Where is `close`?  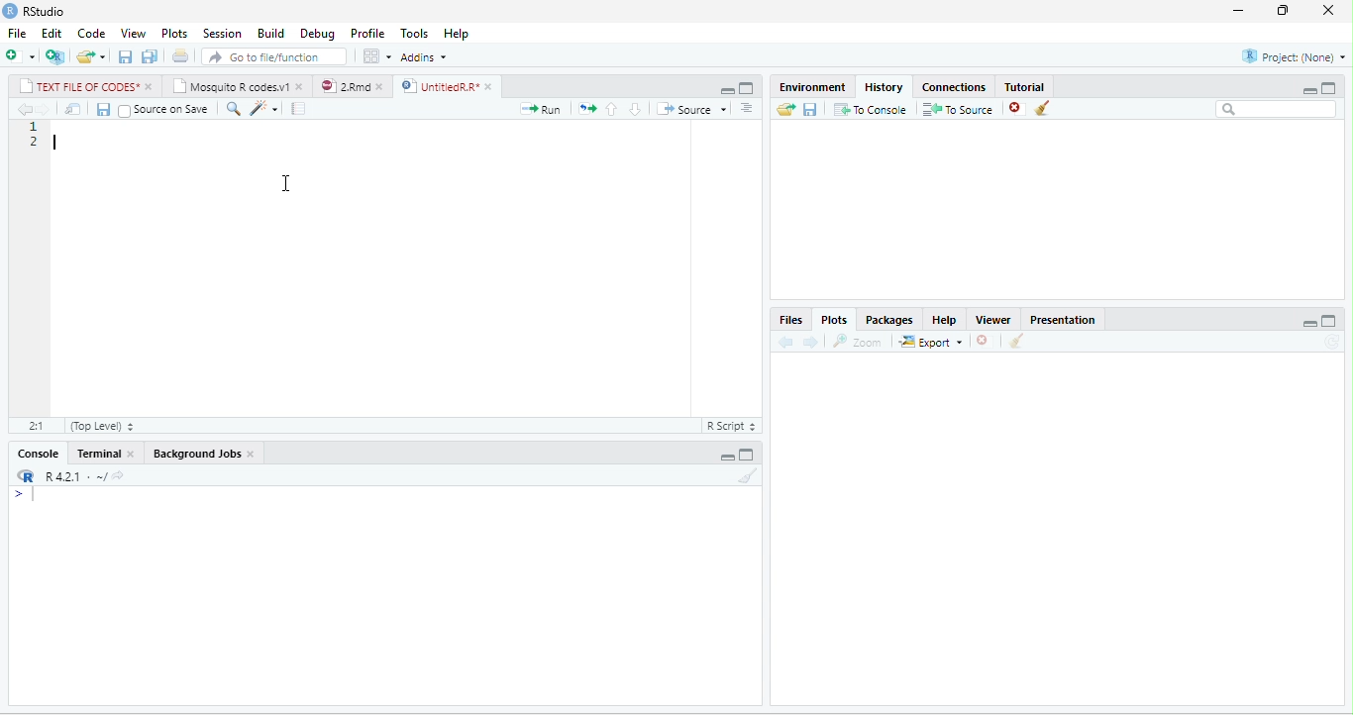 close is located at coordinates (133, 453).